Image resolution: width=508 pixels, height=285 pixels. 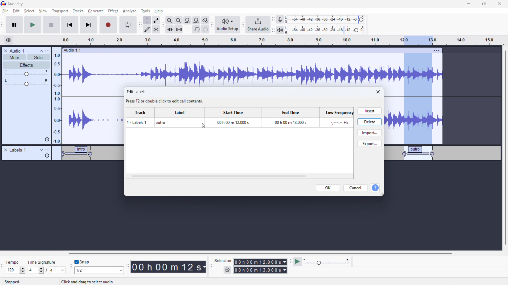 What do you see at coordinates (163, 25) in the screenshot?
I see `edit toolbar` at bounding box center [163, 25].